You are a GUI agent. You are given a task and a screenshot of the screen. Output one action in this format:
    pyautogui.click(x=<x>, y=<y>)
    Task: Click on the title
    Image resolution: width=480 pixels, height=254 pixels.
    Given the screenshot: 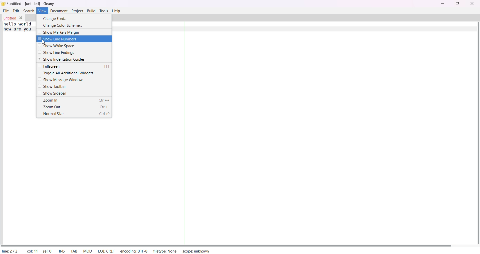 What is the action you would take?
    pyautogui.click(x=31, y=4)
    